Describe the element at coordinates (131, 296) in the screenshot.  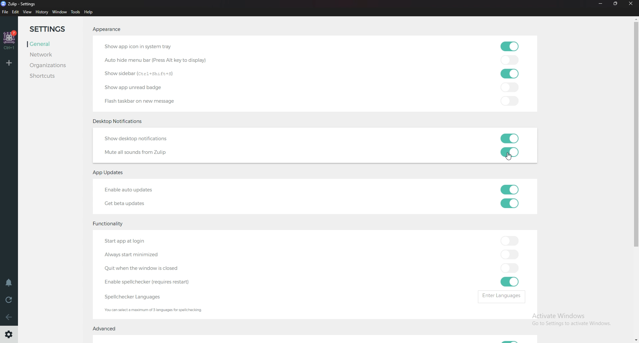
I see `Spell checker languages` at that location.